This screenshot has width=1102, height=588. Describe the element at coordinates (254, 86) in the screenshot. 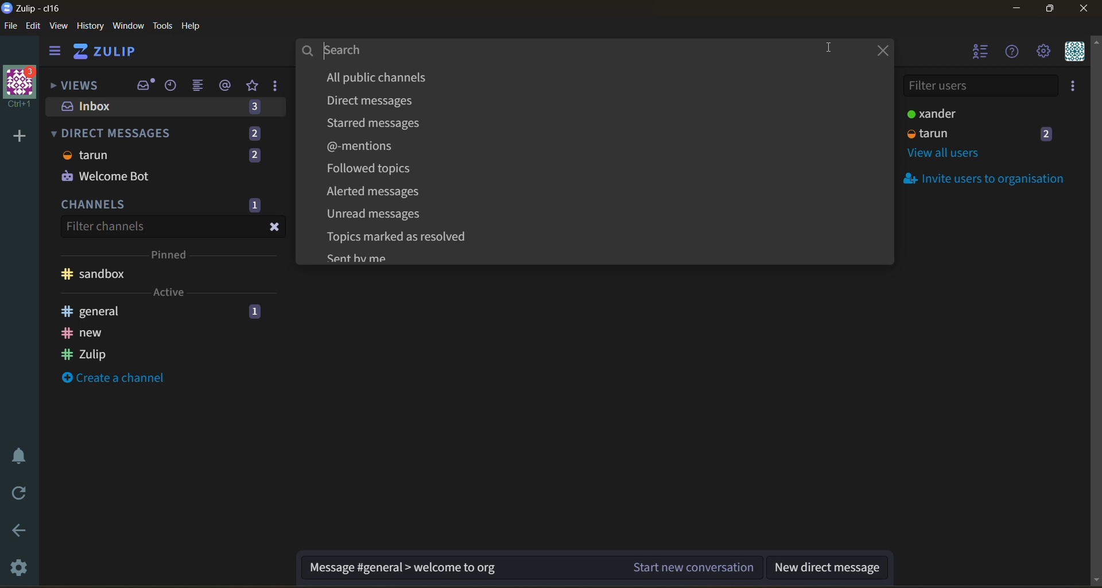

I see `favorites` at that location.